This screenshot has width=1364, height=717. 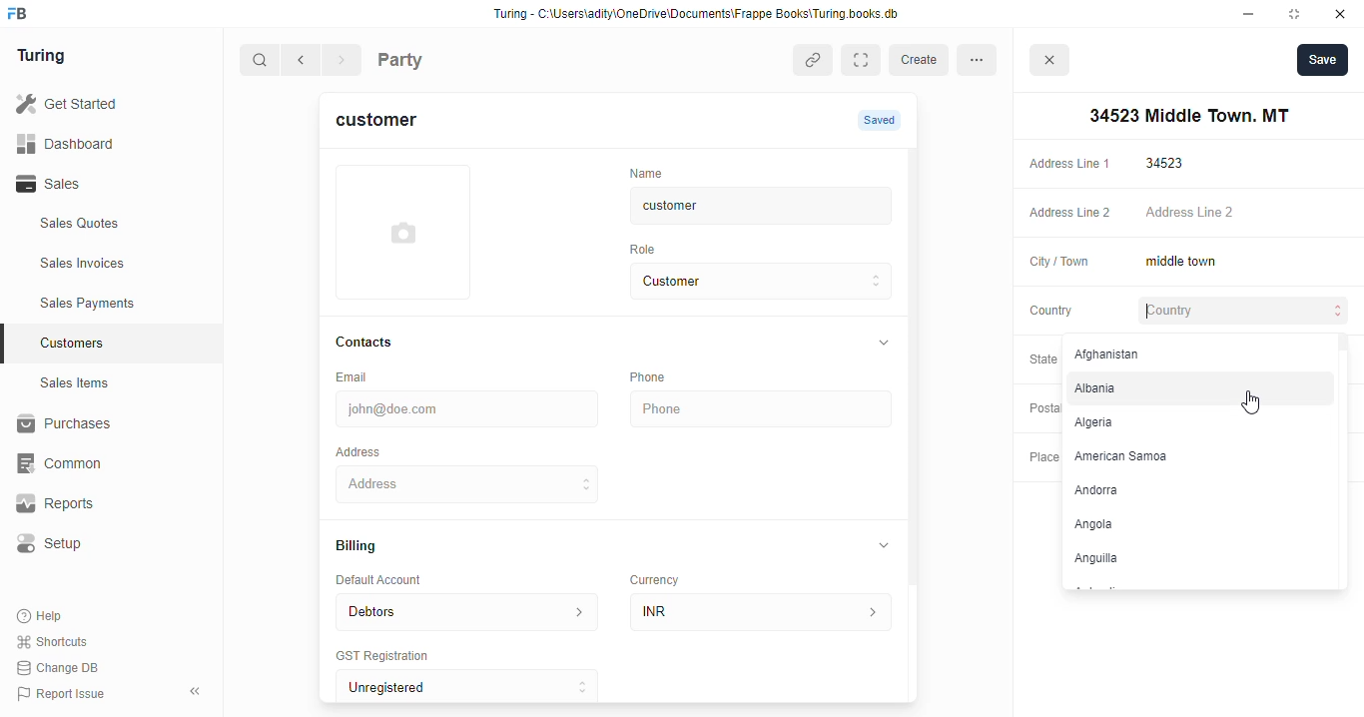 I want to click on Get Started, so click(x=93, y=105).